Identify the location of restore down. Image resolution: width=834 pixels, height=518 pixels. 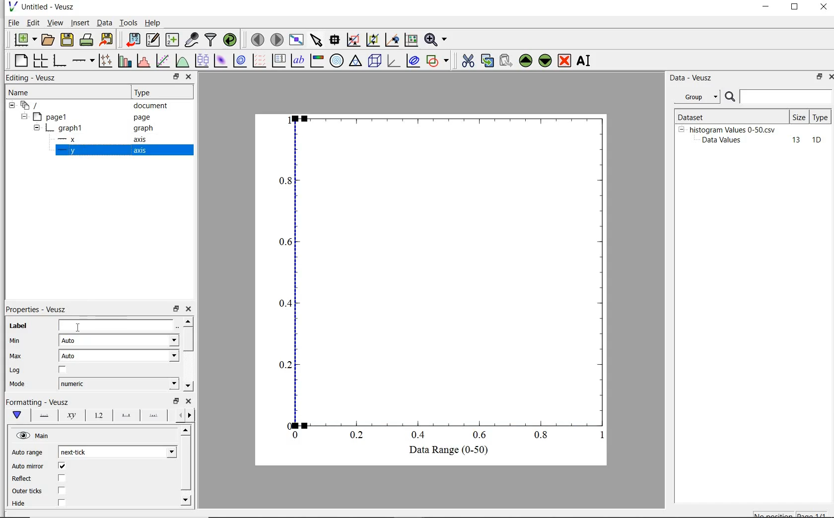
(176, 309).